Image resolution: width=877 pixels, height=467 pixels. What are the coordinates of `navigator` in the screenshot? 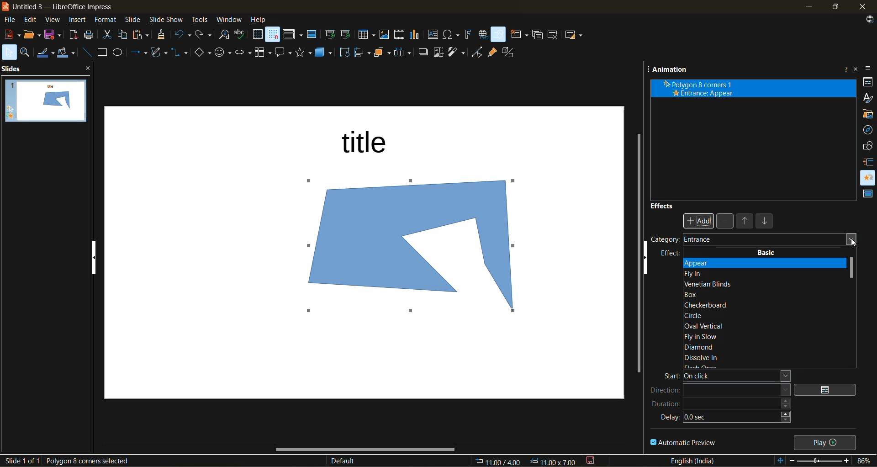 It's located at (869, 130).